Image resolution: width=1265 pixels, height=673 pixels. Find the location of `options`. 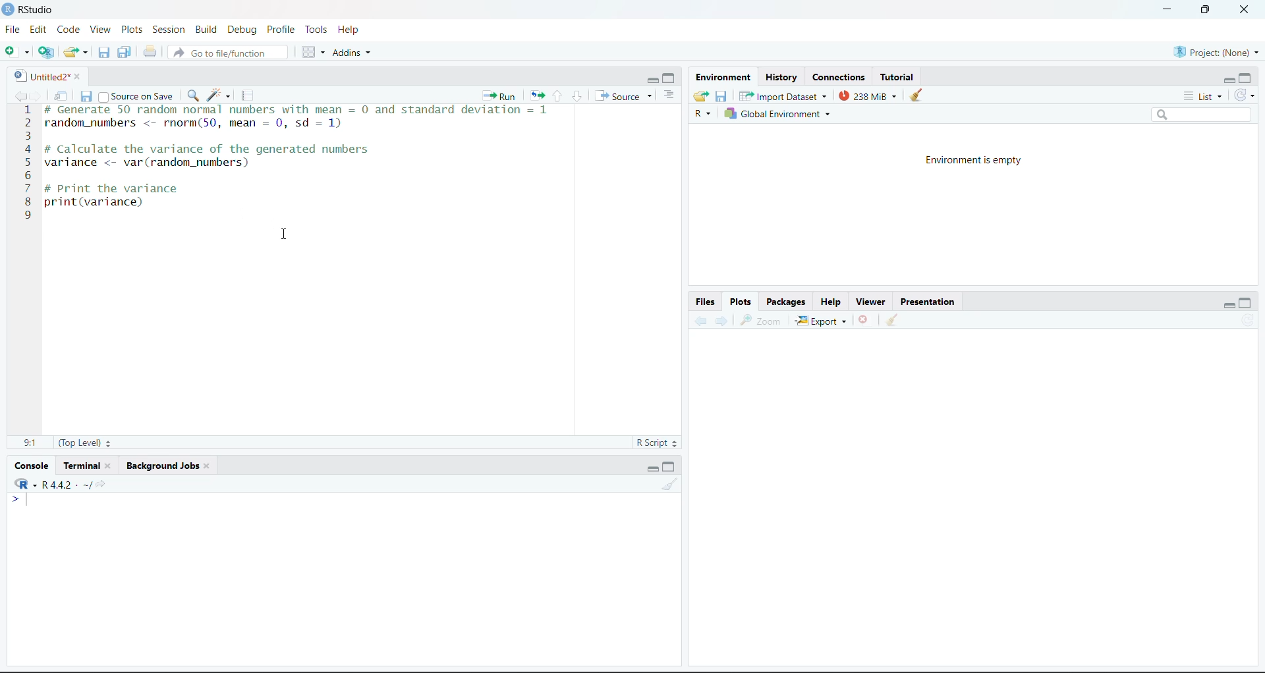

options is located at coordinates (314, 52).